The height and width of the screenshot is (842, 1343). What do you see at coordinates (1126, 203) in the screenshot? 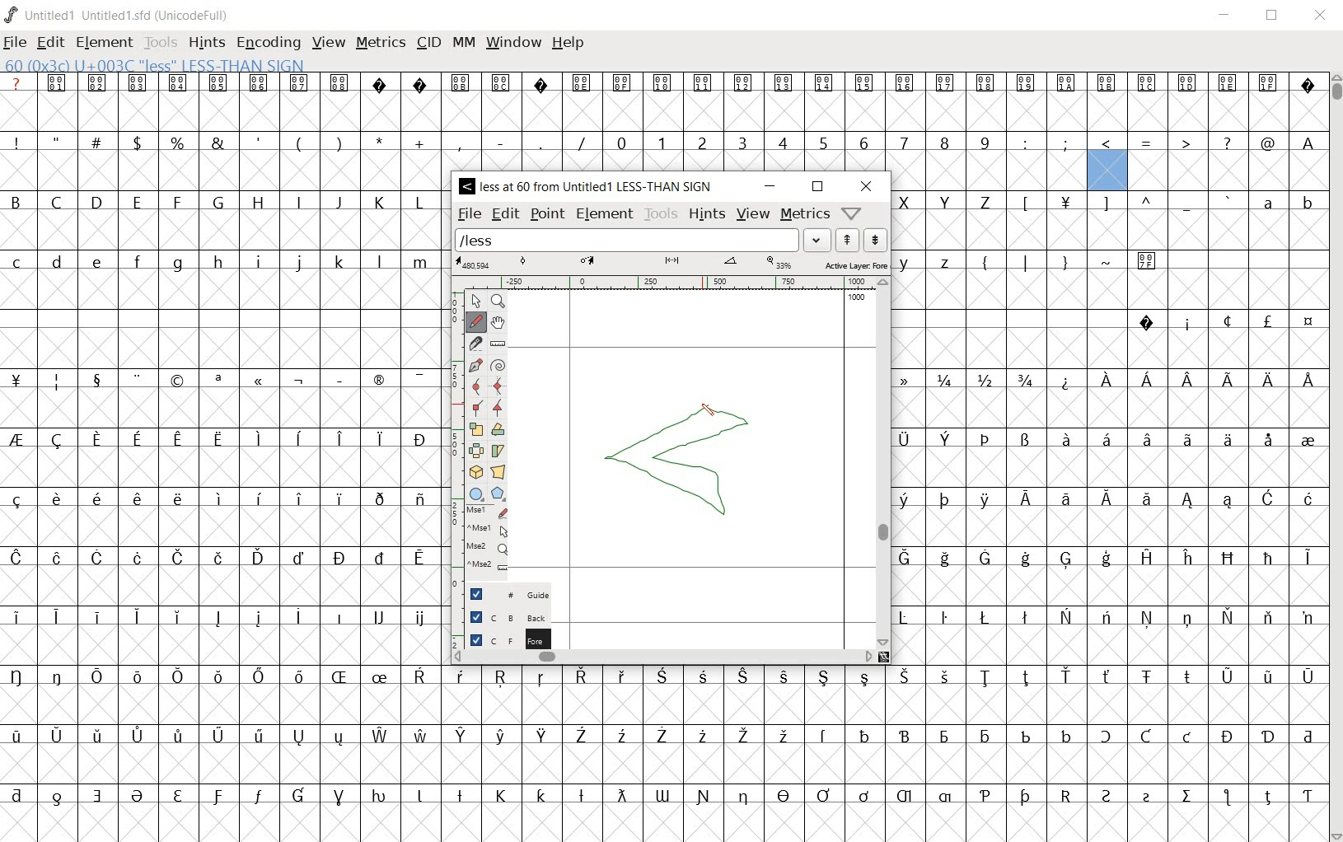
I see `sumbols` at bounding box center [1126, 203].